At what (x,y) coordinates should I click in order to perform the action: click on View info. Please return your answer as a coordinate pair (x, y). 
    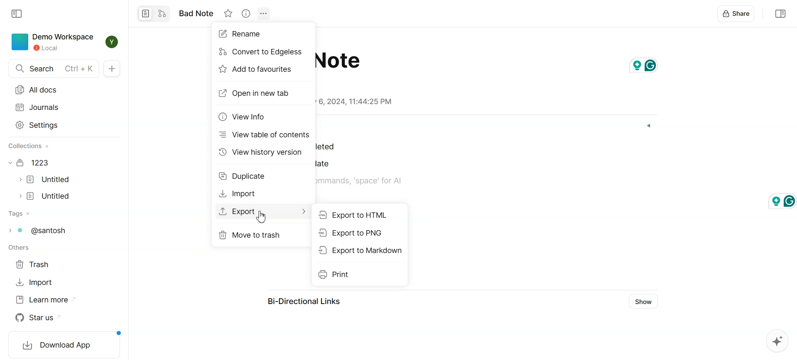
    Looking at the image, I should click on (243, 117).